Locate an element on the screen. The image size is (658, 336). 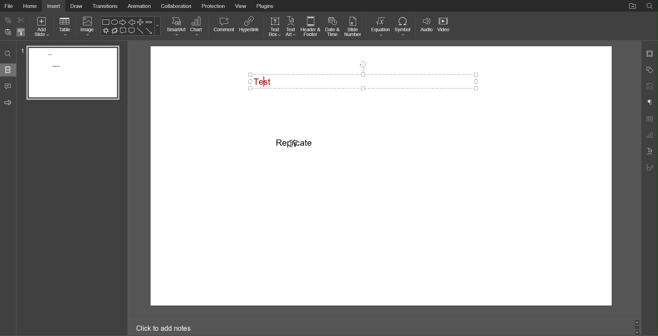
Audio is located at coordinates (426, 27).